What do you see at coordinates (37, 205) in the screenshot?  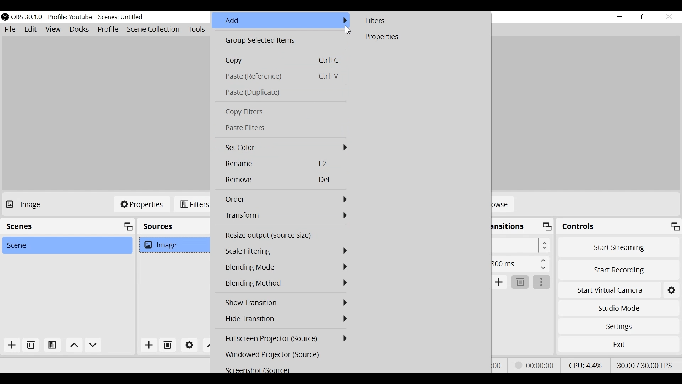 I see `No source Selected` at bounding box center [37, 205].